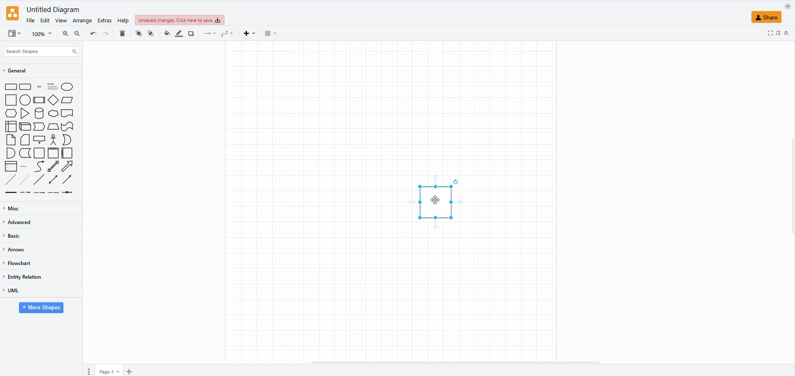 The image size is (795, 376). Describe the element at coordinates (139, 34) in the screenshot. I see `to back` at that location.